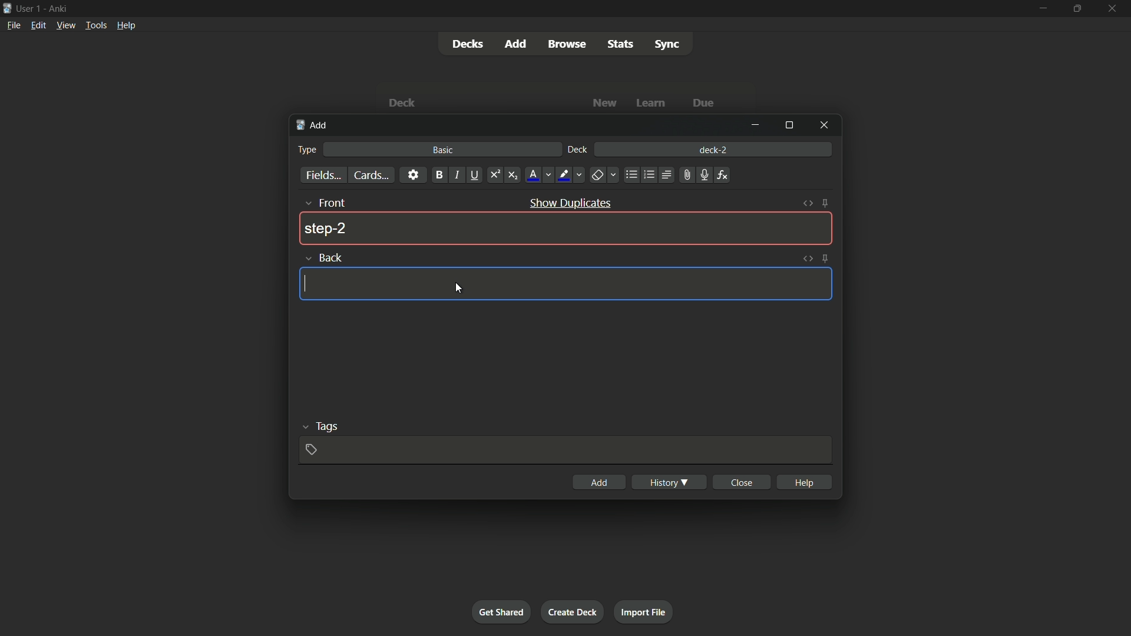 The image size is (1131, 636). What do you see at coordinates (653, 103) in the screenshot?
I see `learn` at bounding box center [653, 103].